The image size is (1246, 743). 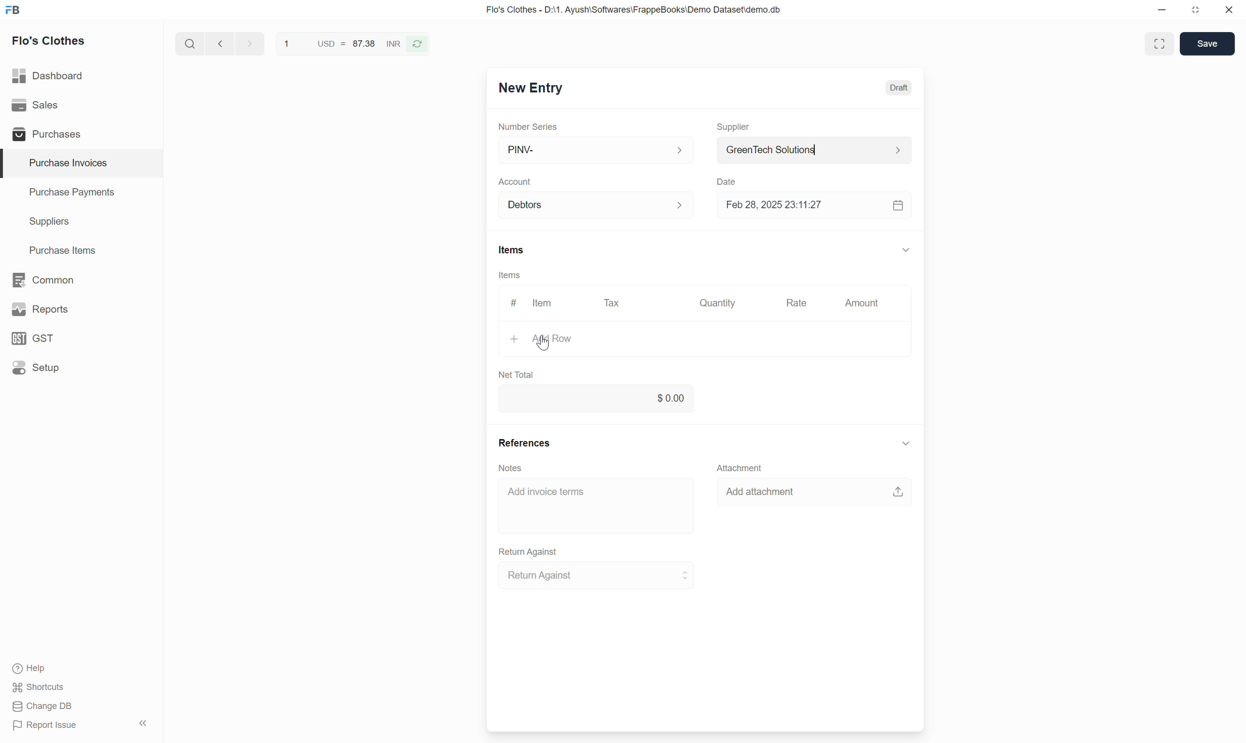 I want to click on Next, so click(x=251, y=43).